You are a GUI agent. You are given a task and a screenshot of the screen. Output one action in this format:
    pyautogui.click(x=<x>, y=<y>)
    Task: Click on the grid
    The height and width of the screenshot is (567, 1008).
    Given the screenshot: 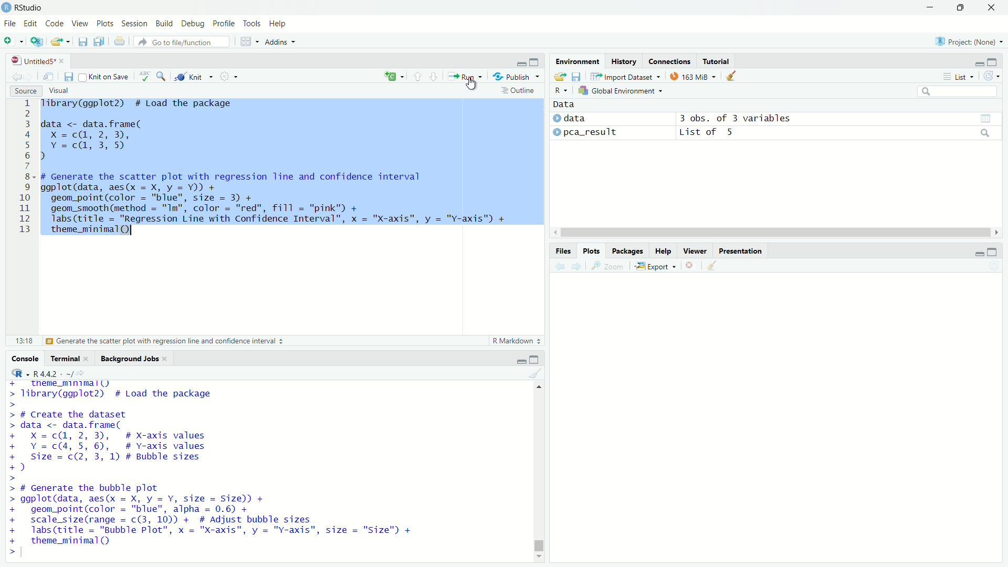 What is the action you would take?
    pyautogui.click(x=985, y=118)
    